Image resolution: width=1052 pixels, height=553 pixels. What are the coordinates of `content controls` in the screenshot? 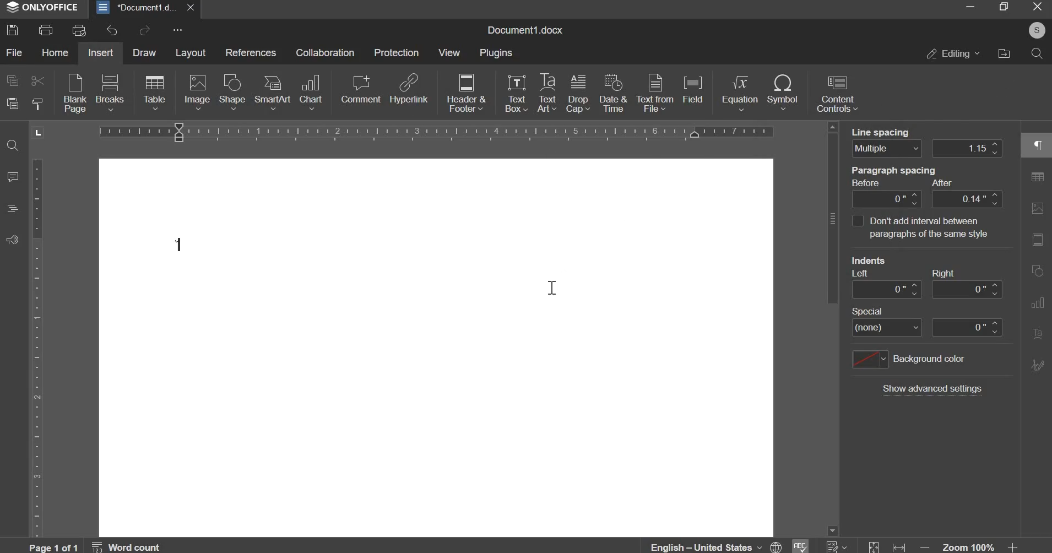 It's located at (837, 93).